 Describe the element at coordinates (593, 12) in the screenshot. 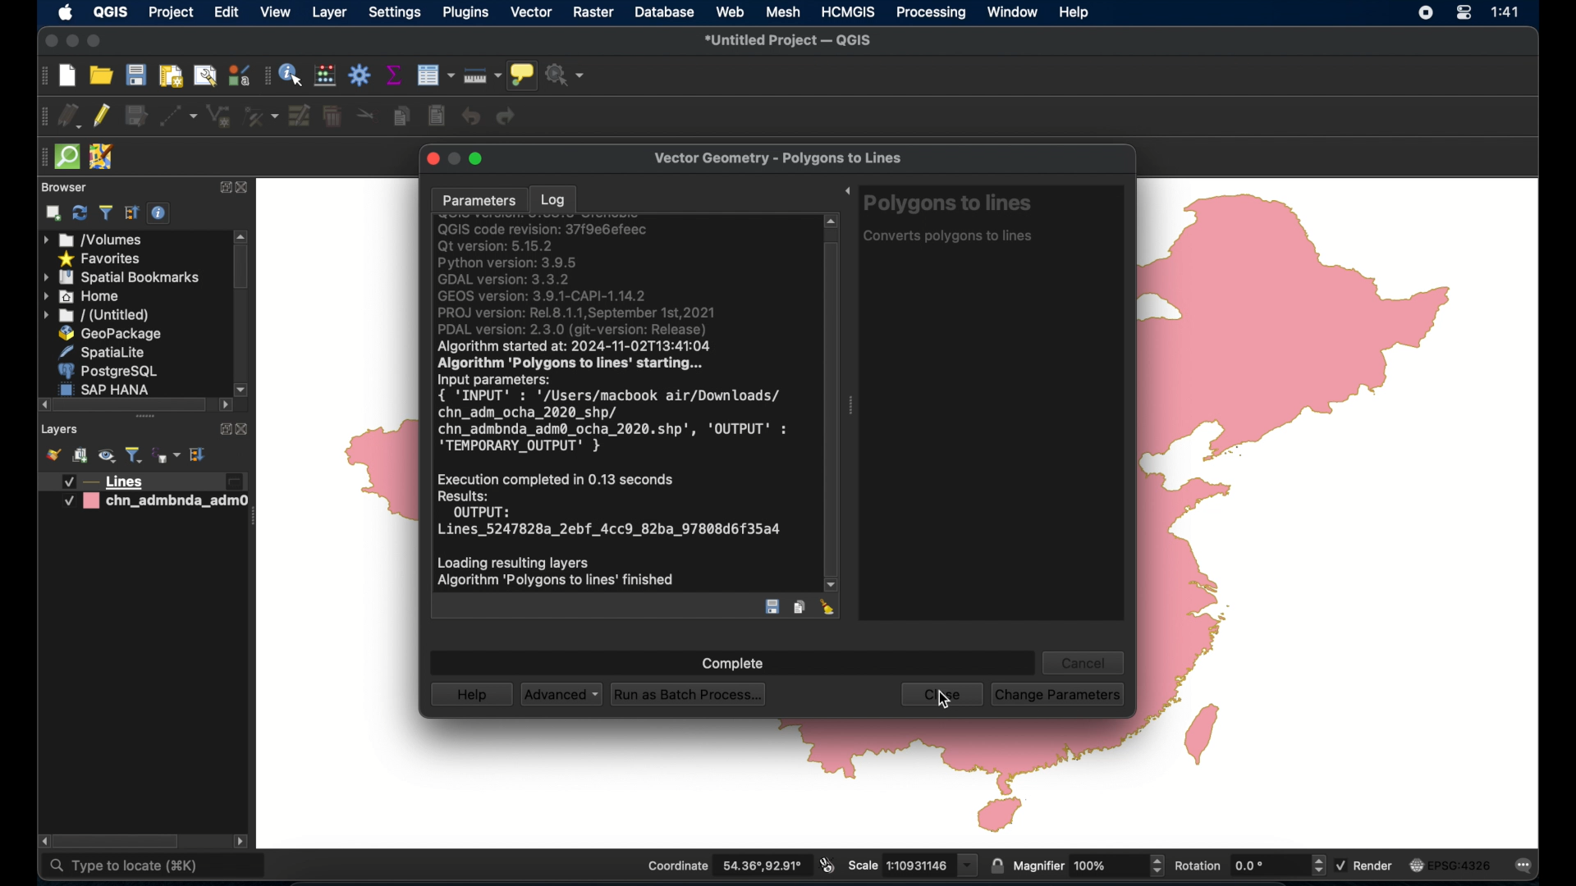

I see `raster` at that location.